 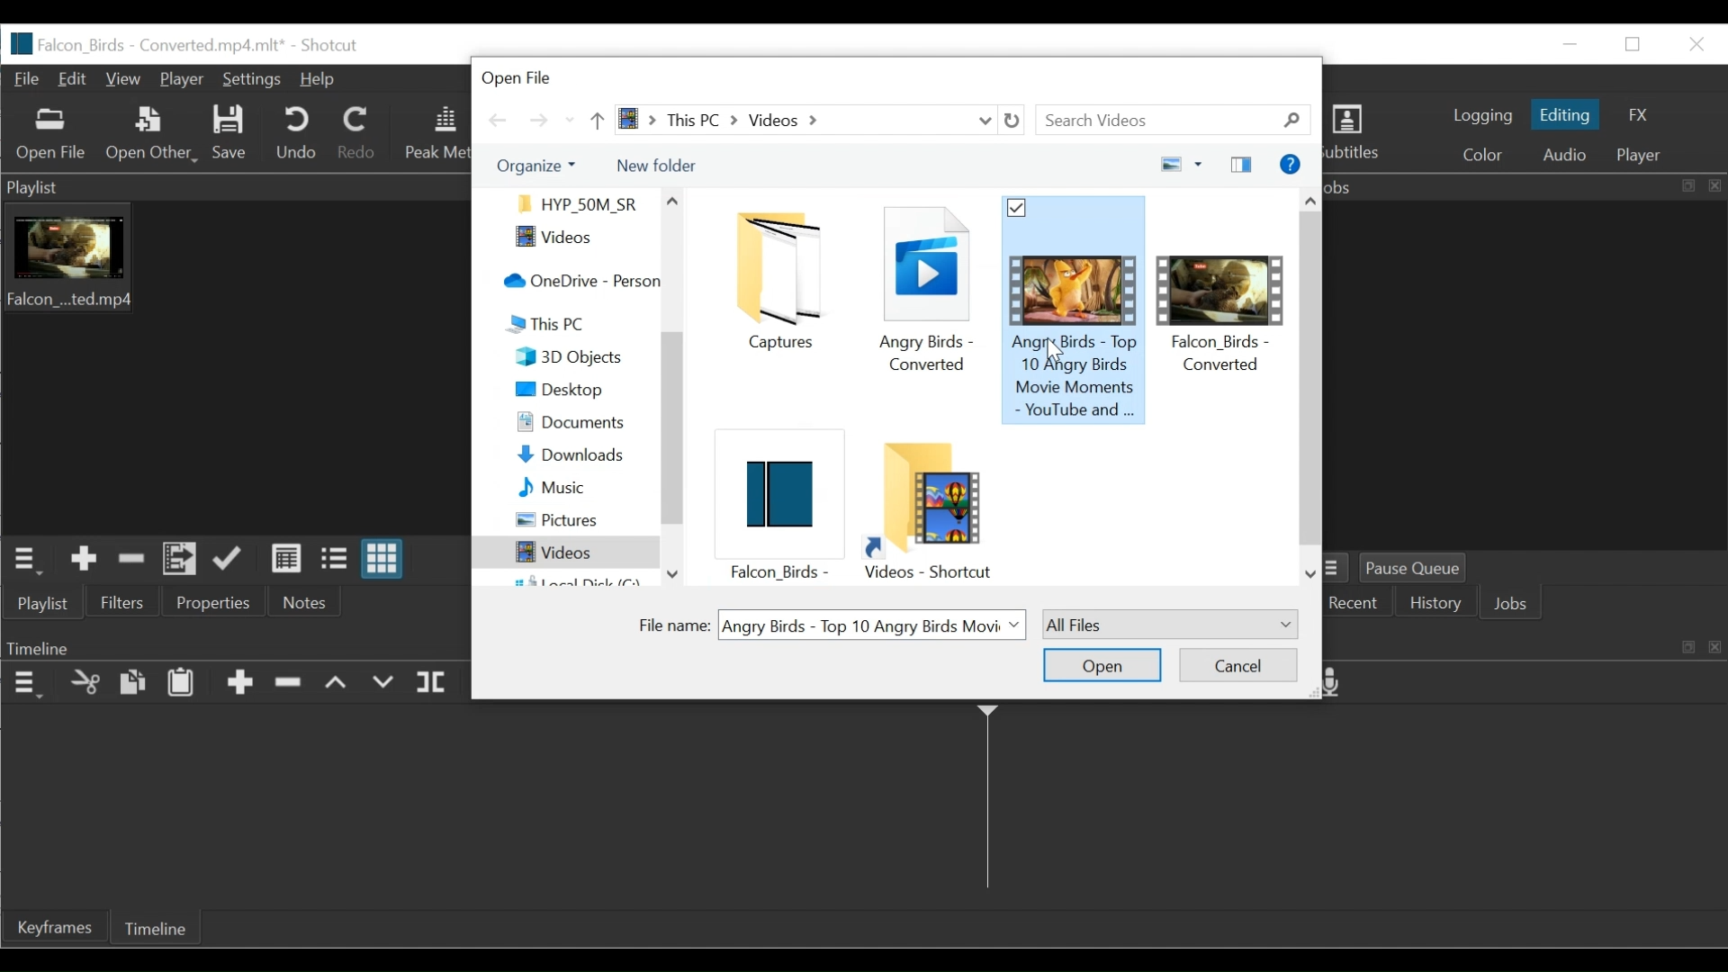 What do you see at coordinates (923, 295) in the screenshot?
I see `Angry birds - converted` at bounding box center [923, 295].